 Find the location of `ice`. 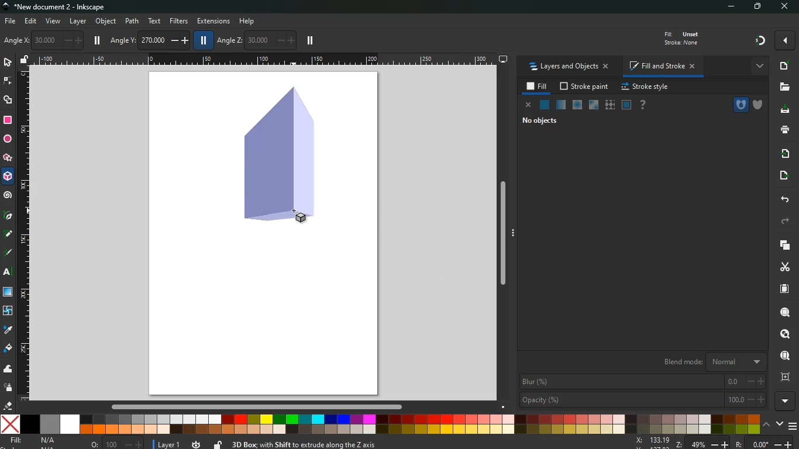

ice is located at coordinates (576, 106).